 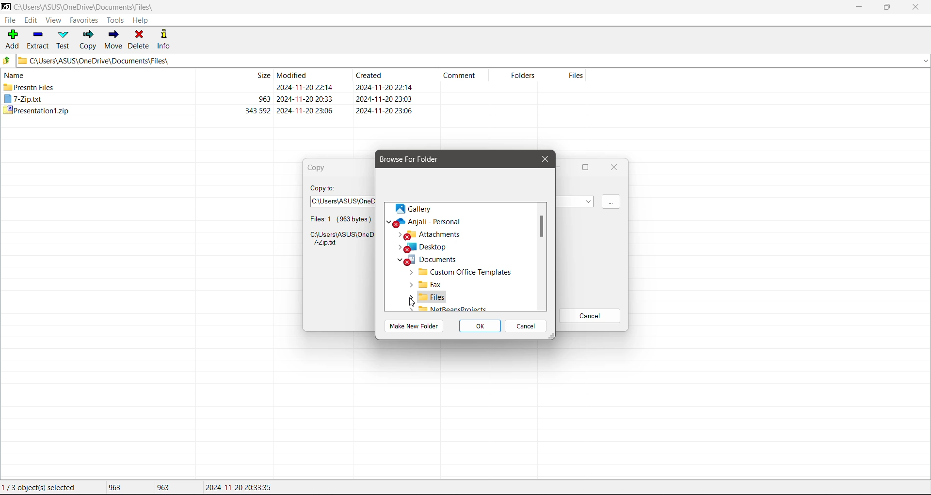 I want to click on Folders, so click(x=519, y=78).